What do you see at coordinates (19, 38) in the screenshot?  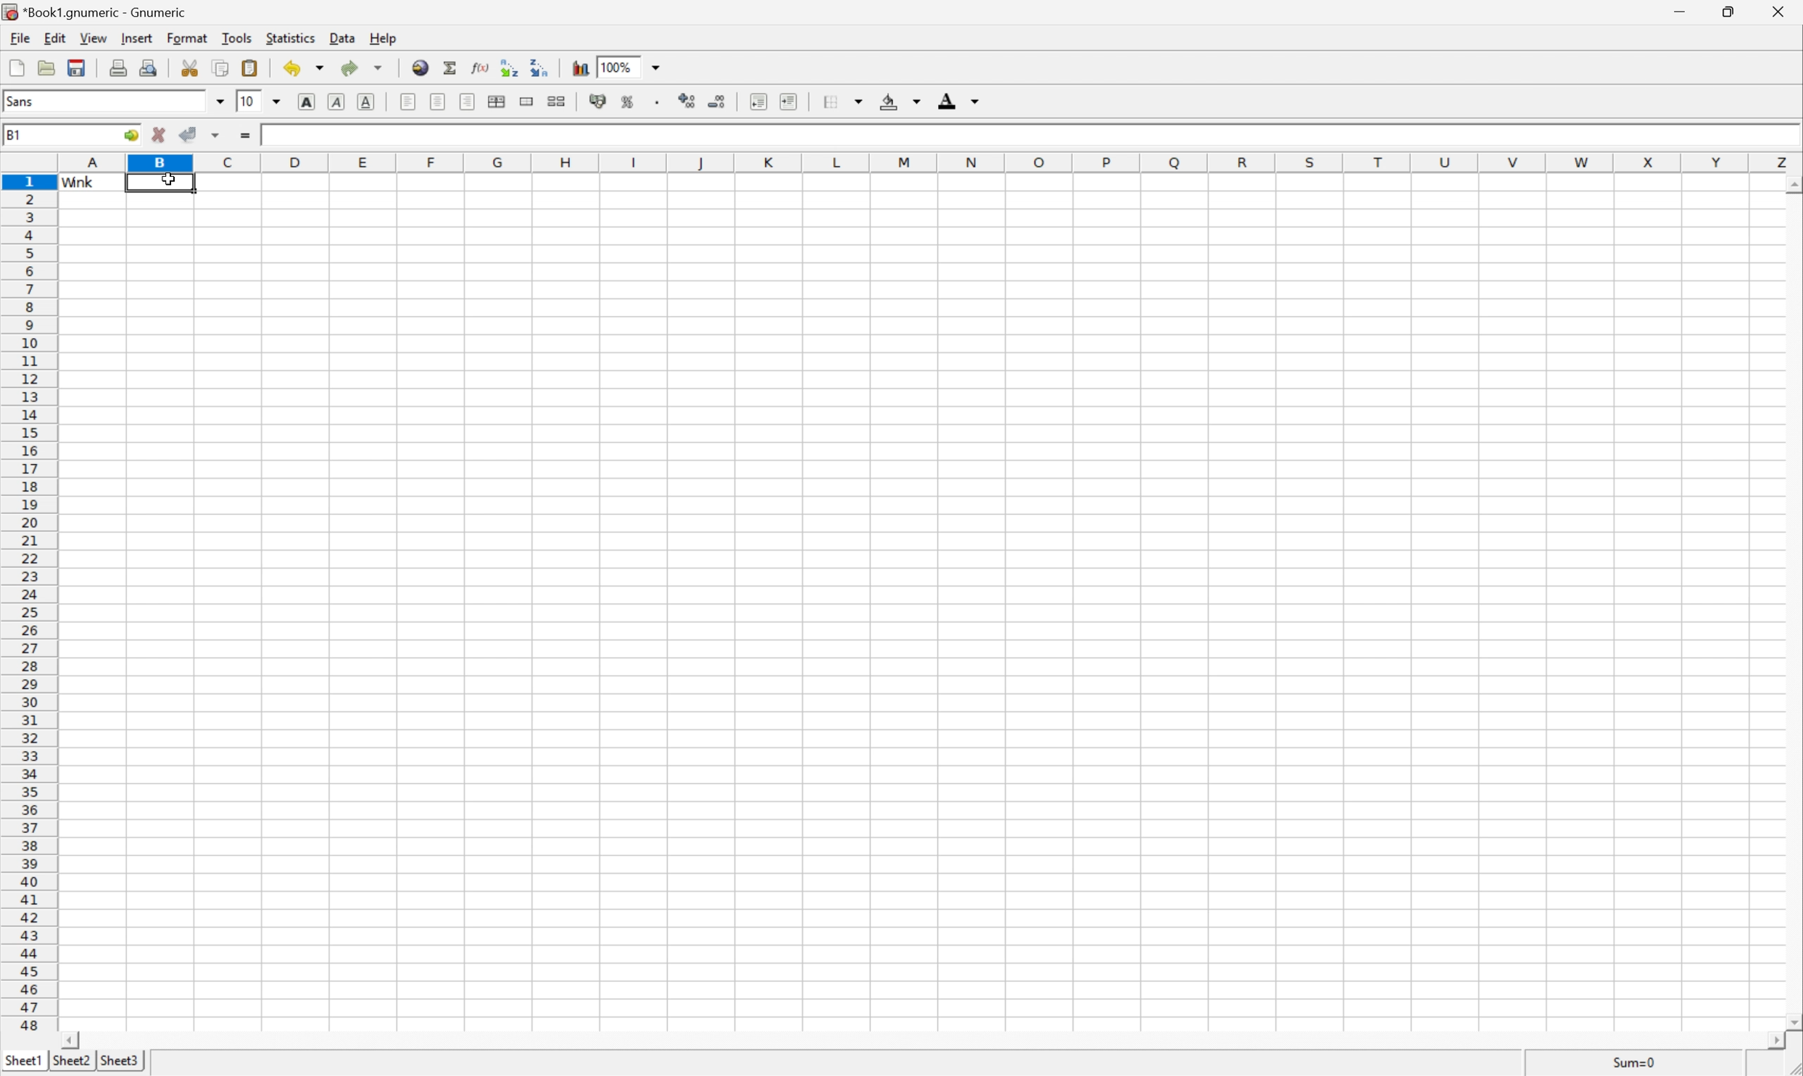 I see `file` at bounding box center [19, 38].